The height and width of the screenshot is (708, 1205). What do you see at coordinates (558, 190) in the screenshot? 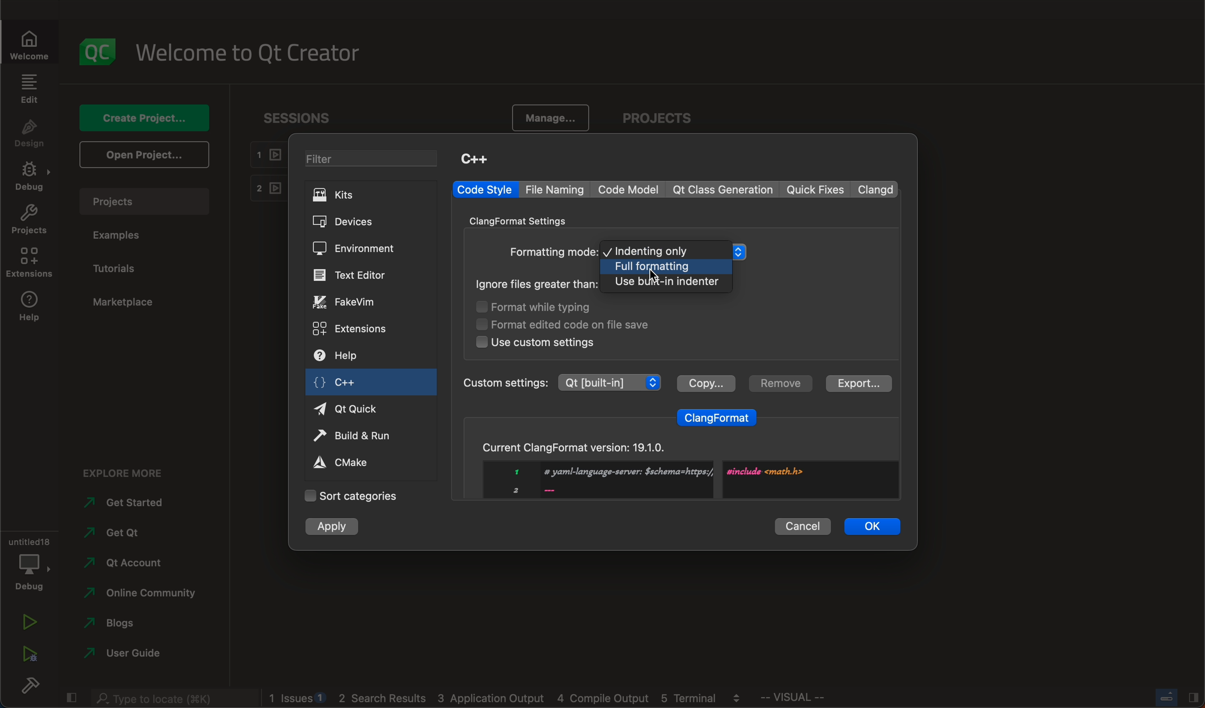
I see `file naming` at bounding box center [558, 190].